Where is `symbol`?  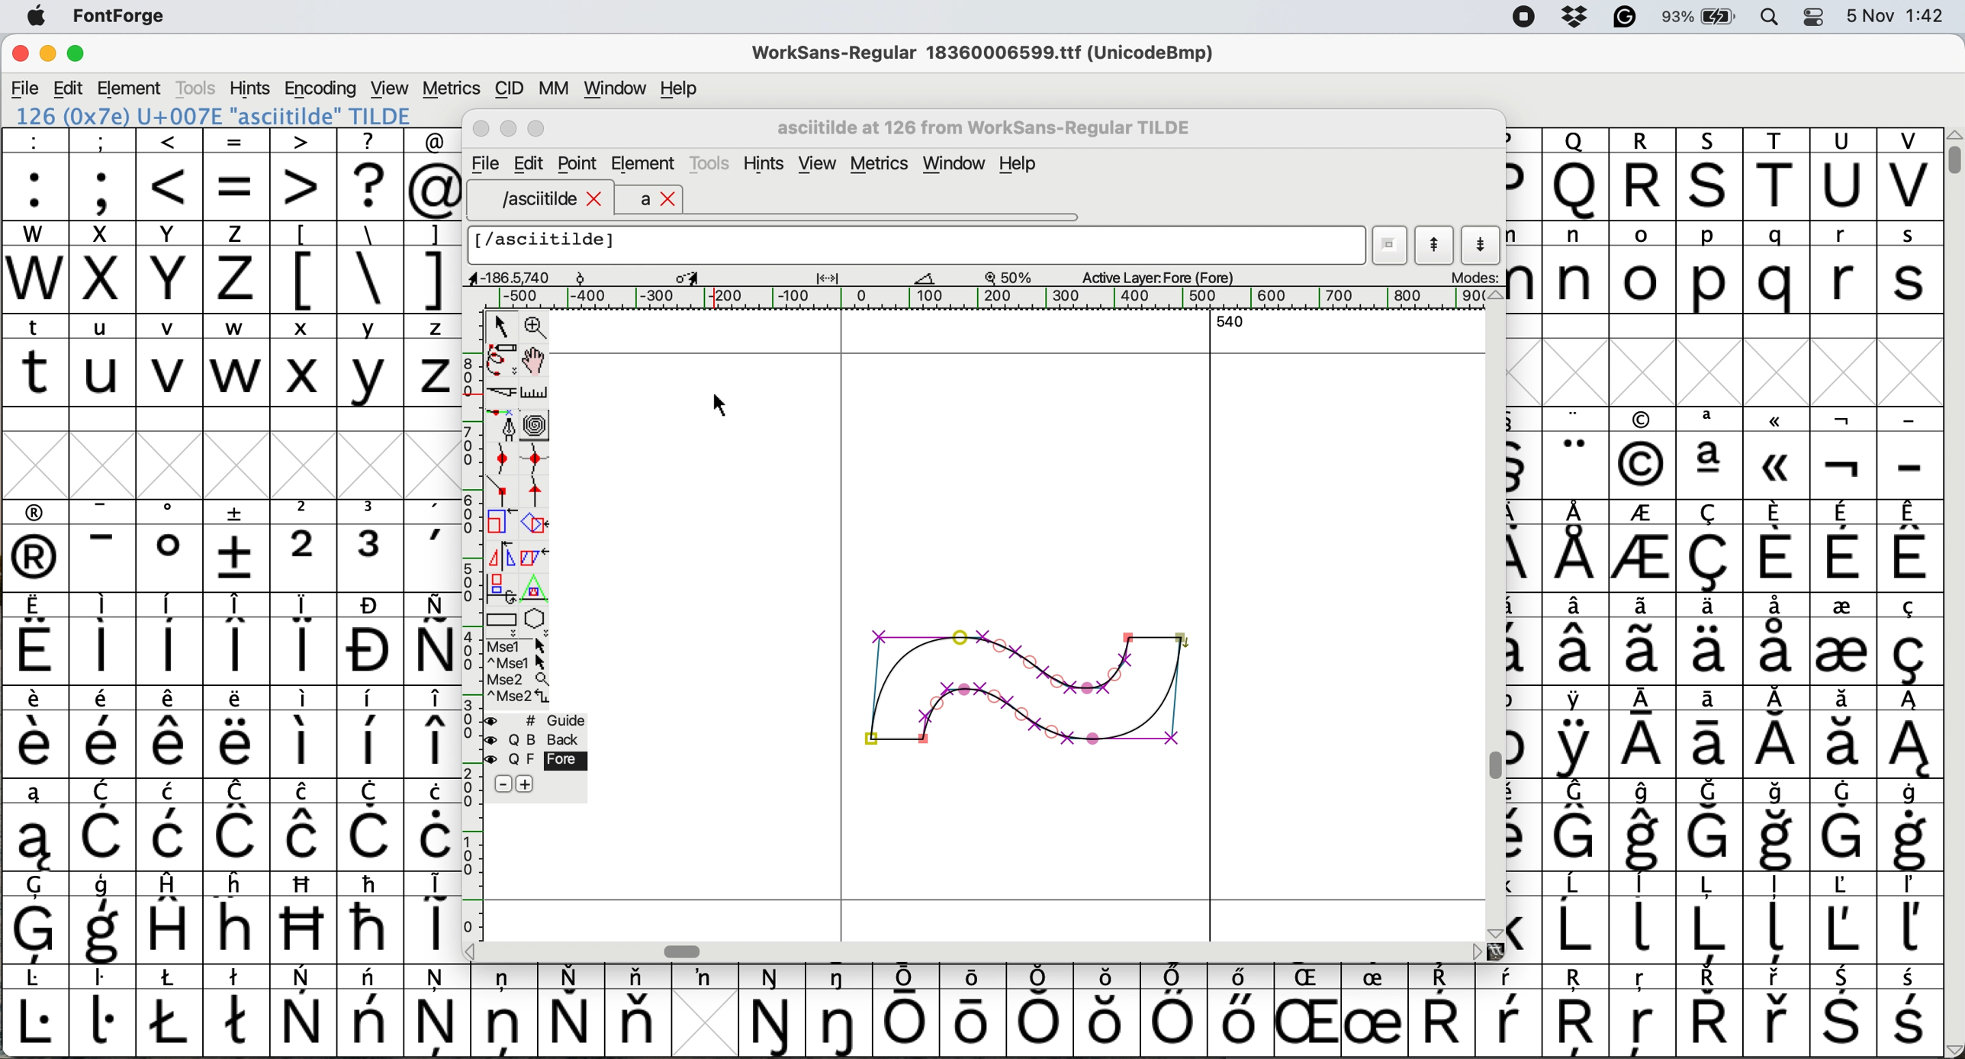 symbol is located at coordinates (370, 916).